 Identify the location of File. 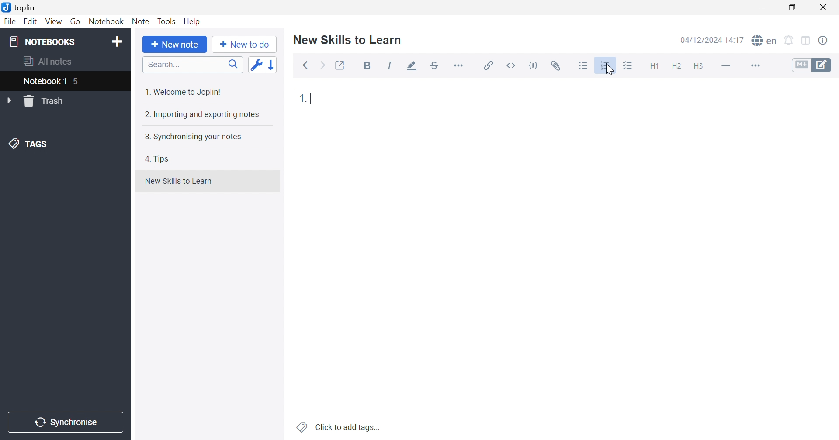
(10, 21).